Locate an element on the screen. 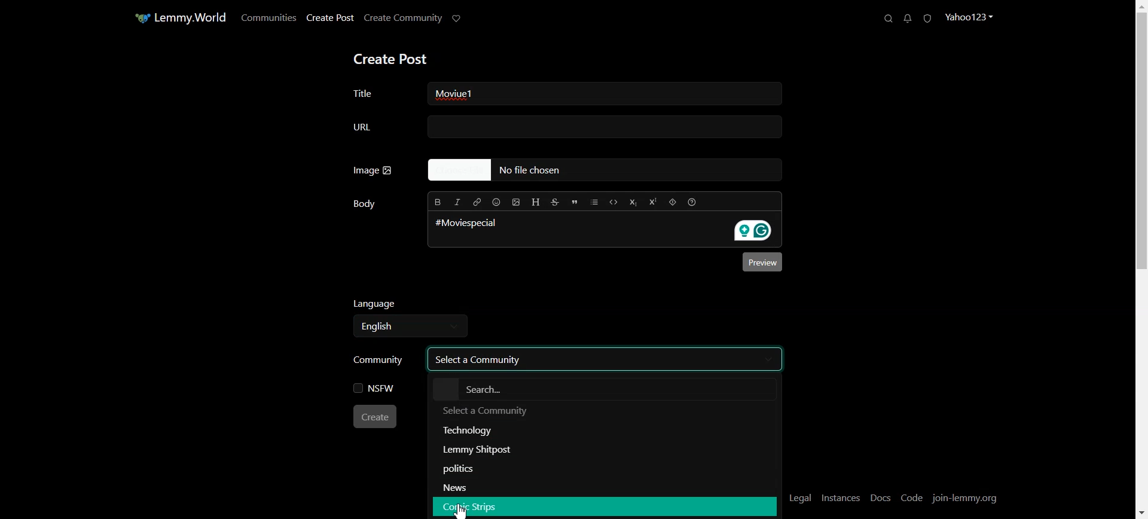 This screenshot has width=1148, height=519. Create Post is located at coordinates (390, 60).